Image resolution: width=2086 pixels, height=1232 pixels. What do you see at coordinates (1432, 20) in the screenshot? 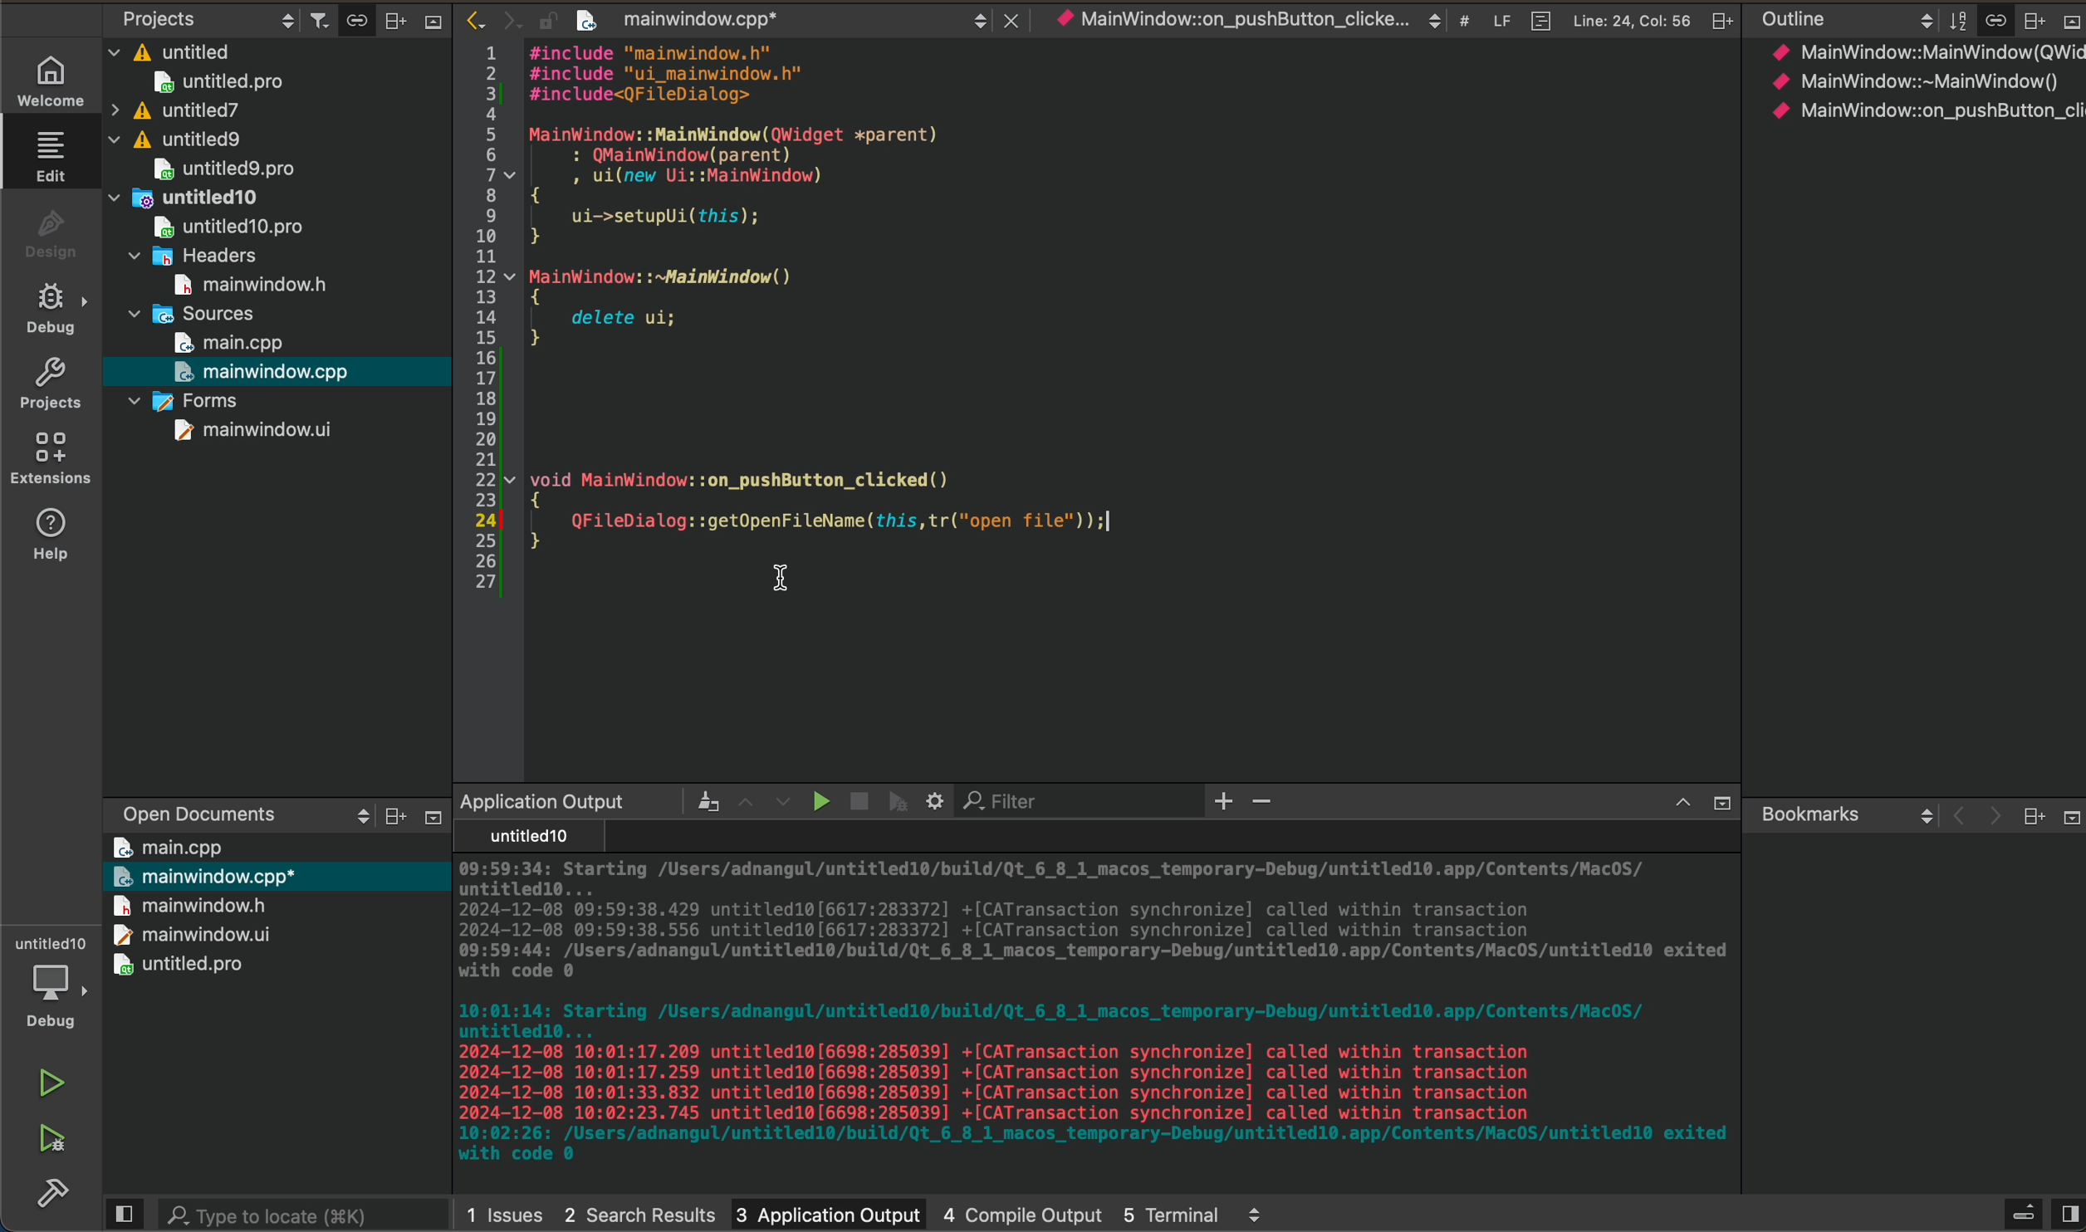
I see `Scroll` at bounding box center [1432, 20].